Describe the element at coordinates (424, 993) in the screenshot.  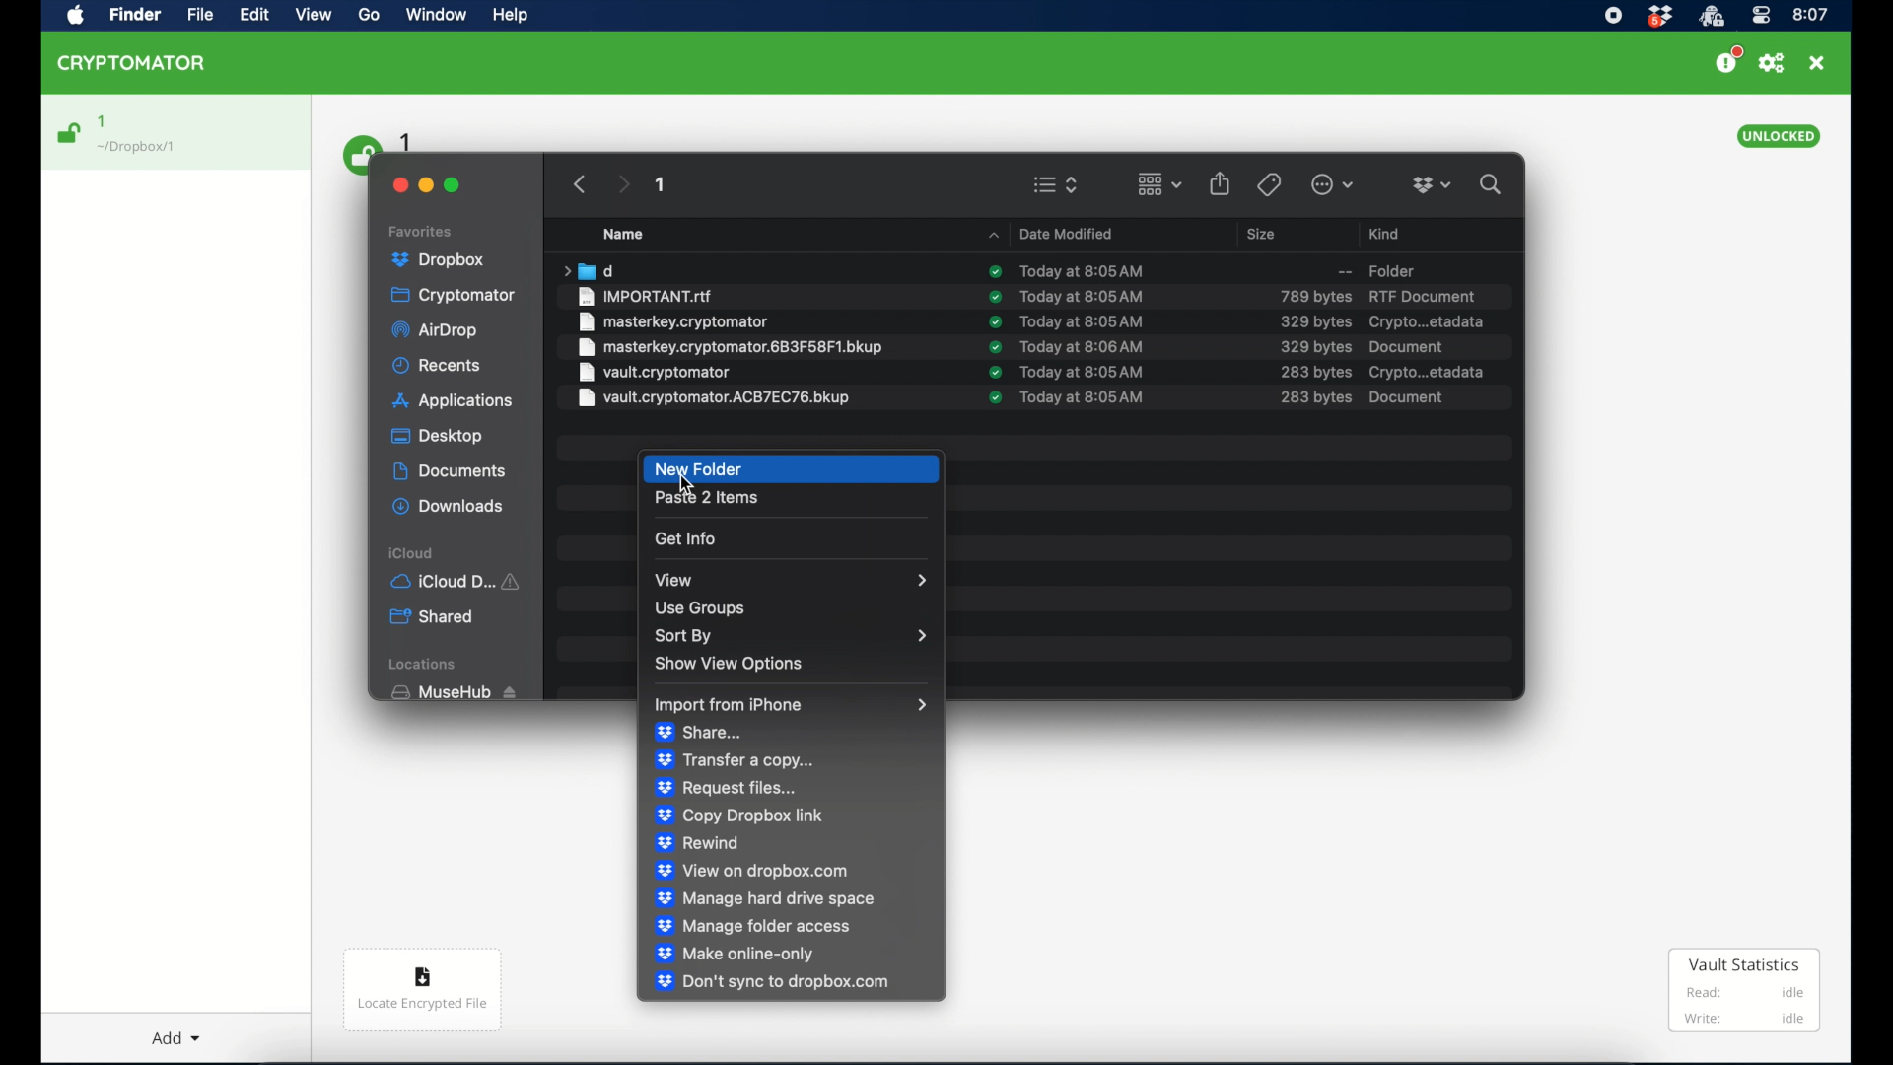
I see `Locate encrypted file` at that location.